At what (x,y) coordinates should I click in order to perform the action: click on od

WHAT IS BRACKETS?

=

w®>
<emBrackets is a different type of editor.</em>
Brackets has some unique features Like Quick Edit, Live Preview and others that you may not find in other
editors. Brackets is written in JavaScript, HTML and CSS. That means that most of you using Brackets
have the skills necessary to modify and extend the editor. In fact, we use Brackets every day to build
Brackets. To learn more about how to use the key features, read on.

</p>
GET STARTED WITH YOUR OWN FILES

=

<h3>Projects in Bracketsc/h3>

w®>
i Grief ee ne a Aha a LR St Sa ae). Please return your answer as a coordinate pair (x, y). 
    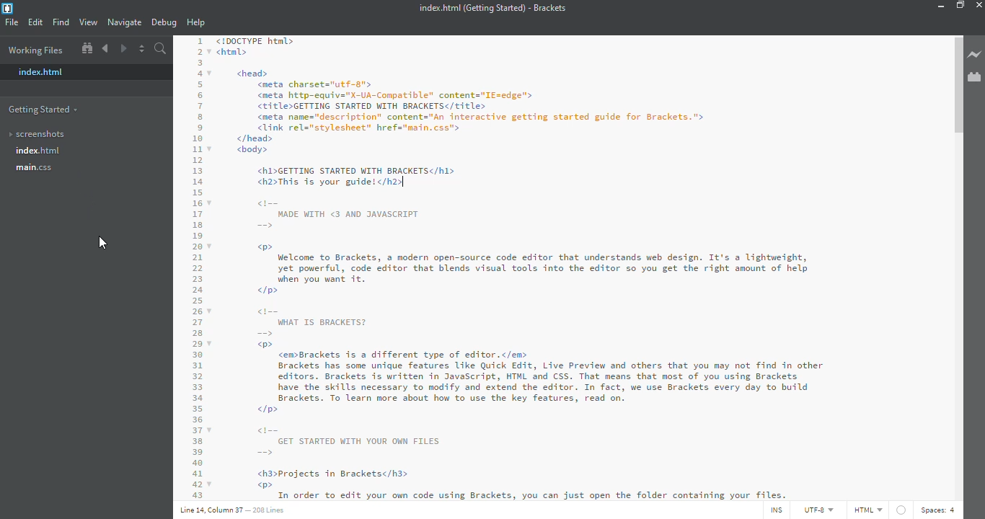
    Looking at the image, I should click on (539, 394).